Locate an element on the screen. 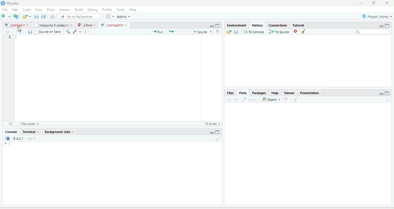  Open recent files is located at coordinates (30, 16).